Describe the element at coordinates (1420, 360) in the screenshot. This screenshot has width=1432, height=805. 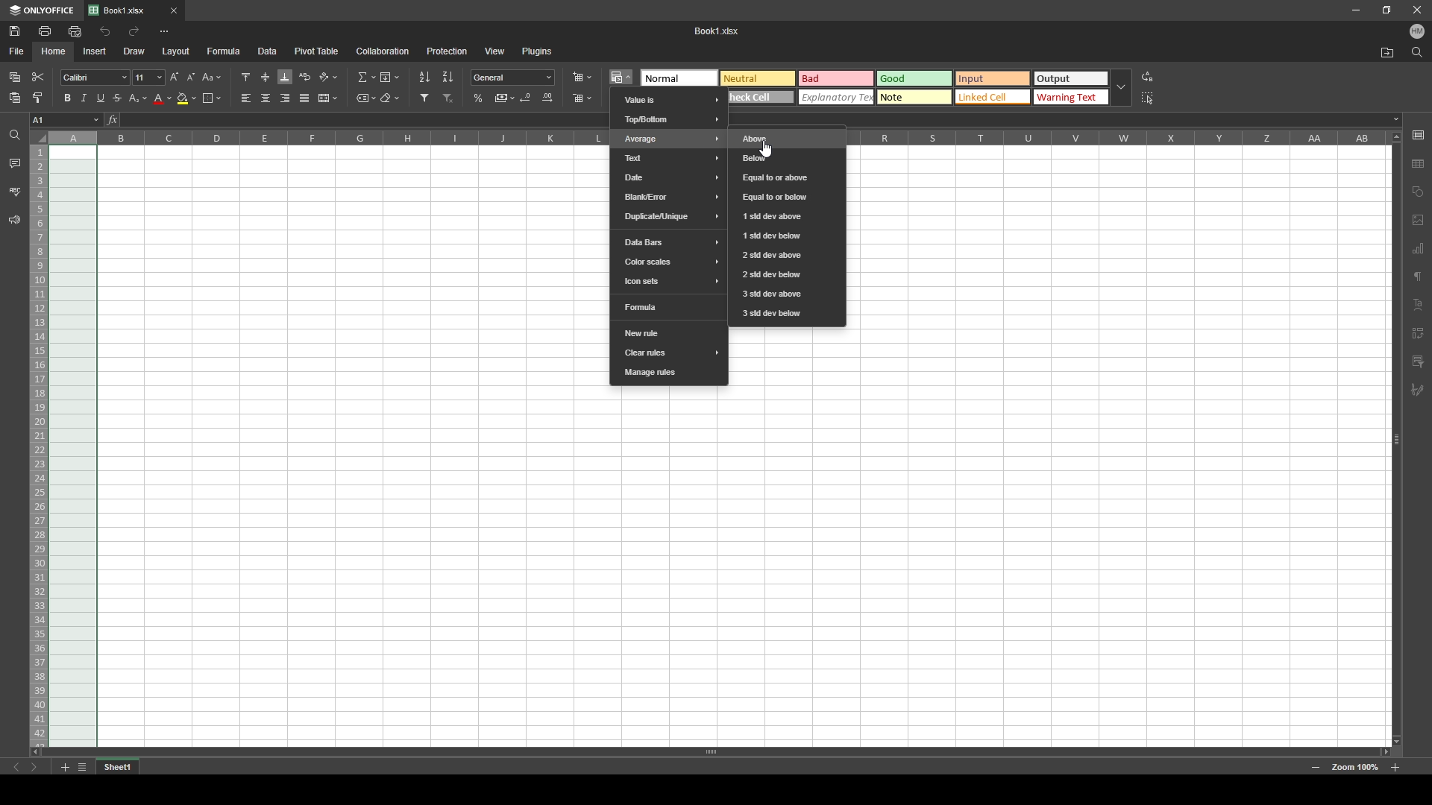
I see `comment` at that location.